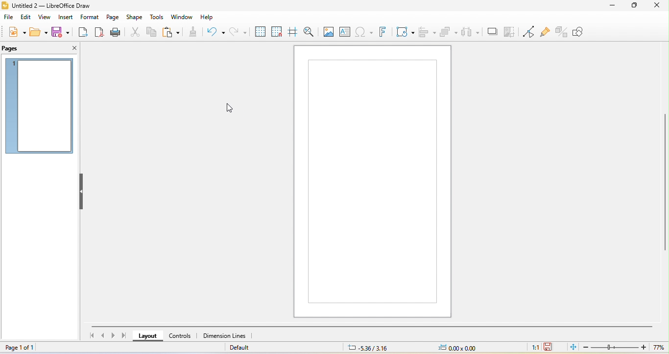  I want to click on vertical scroll bar, so click(665, 186).